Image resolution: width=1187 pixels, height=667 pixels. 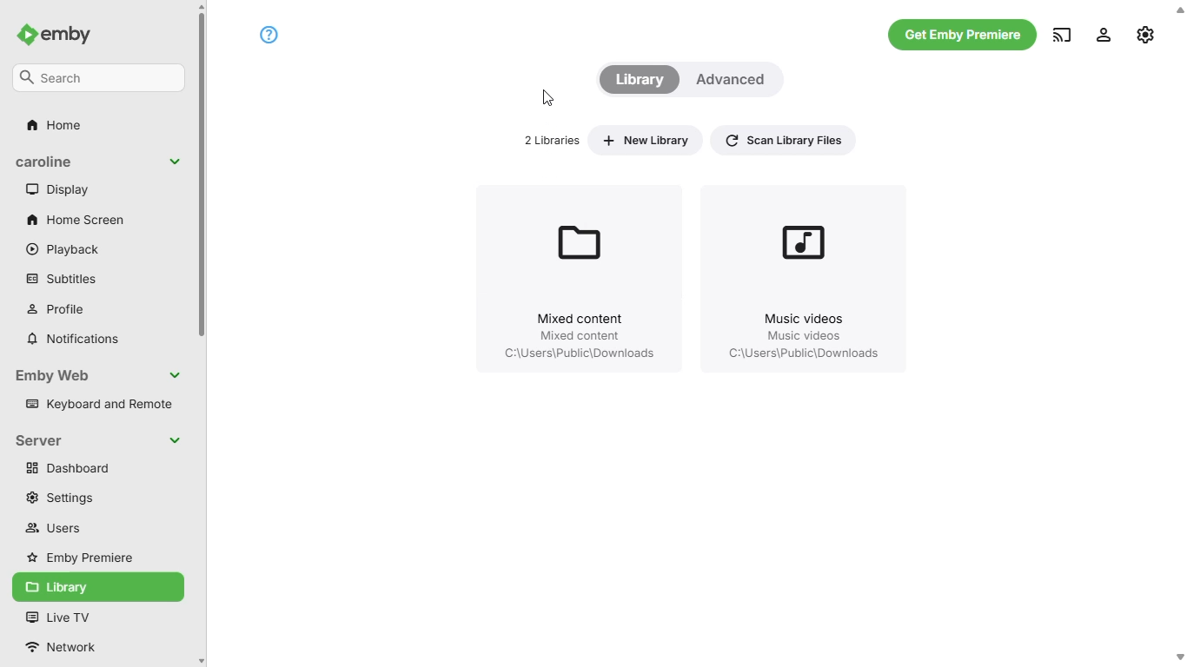 I want to click on play on another device, so click(x=1063, y=34).